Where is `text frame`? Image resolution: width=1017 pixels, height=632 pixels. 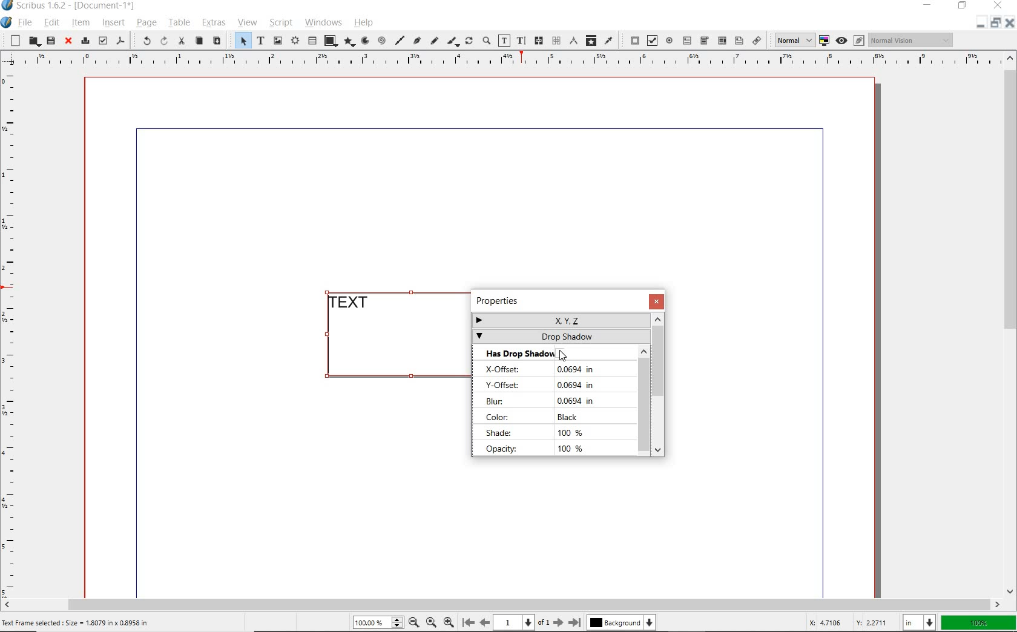 text frame is located at coordinates (258, 41).